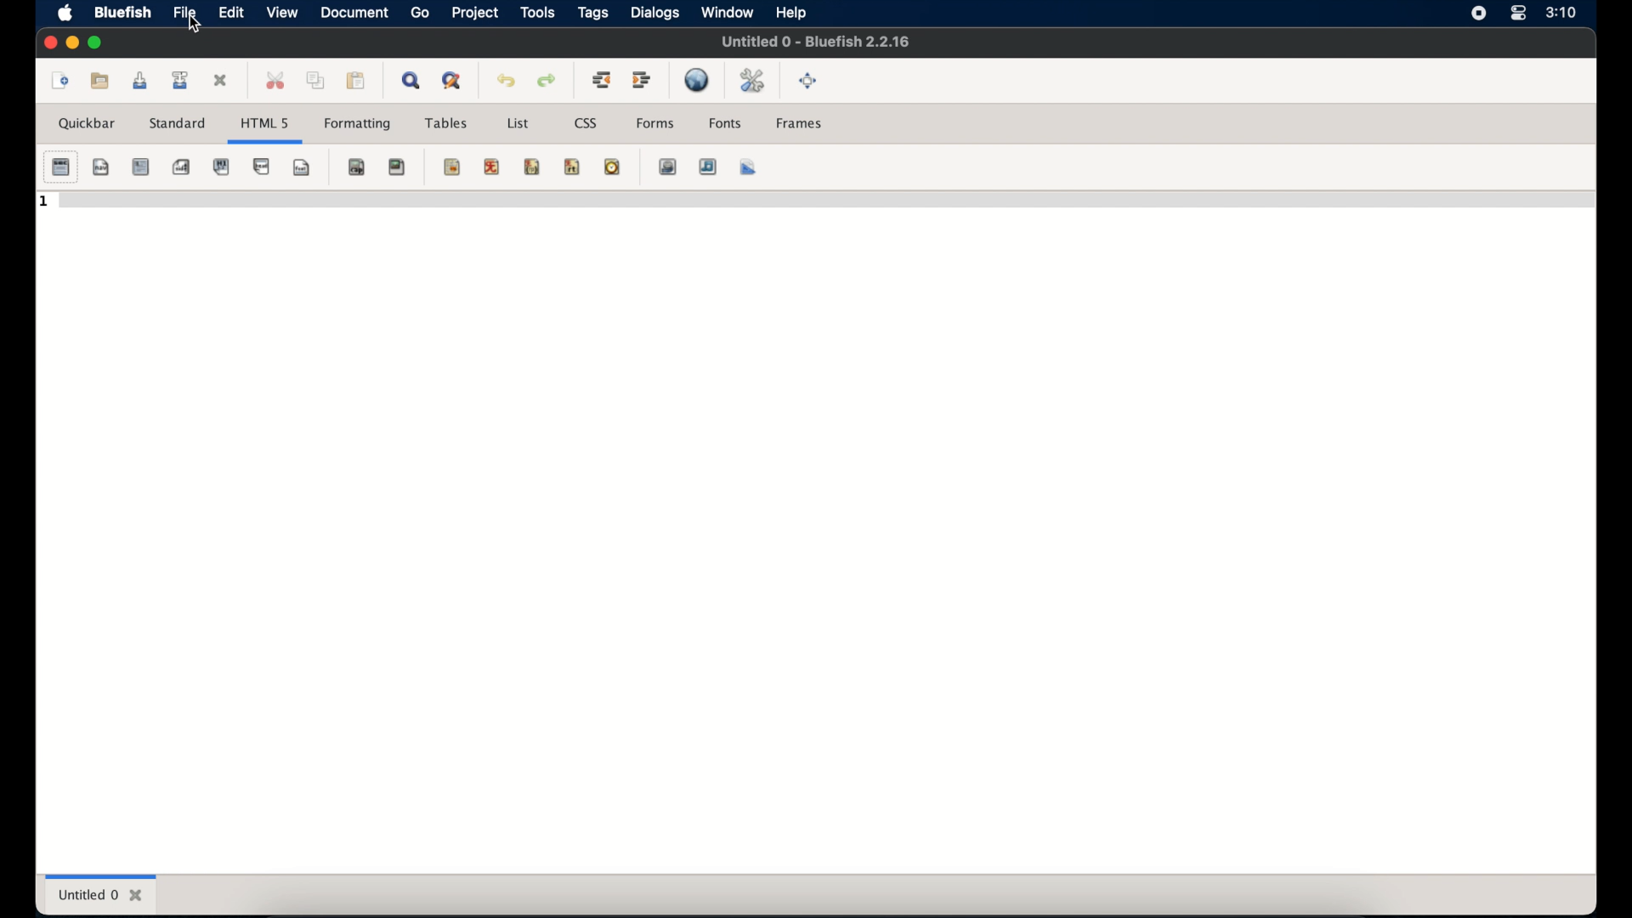 The height and width of the screenshot is (918, 1632). What do you see at coordinates (815, 40) in the screenshot?
I see `untitled 0 - bluefish 2.2.16` at bounding box center [815, 40].